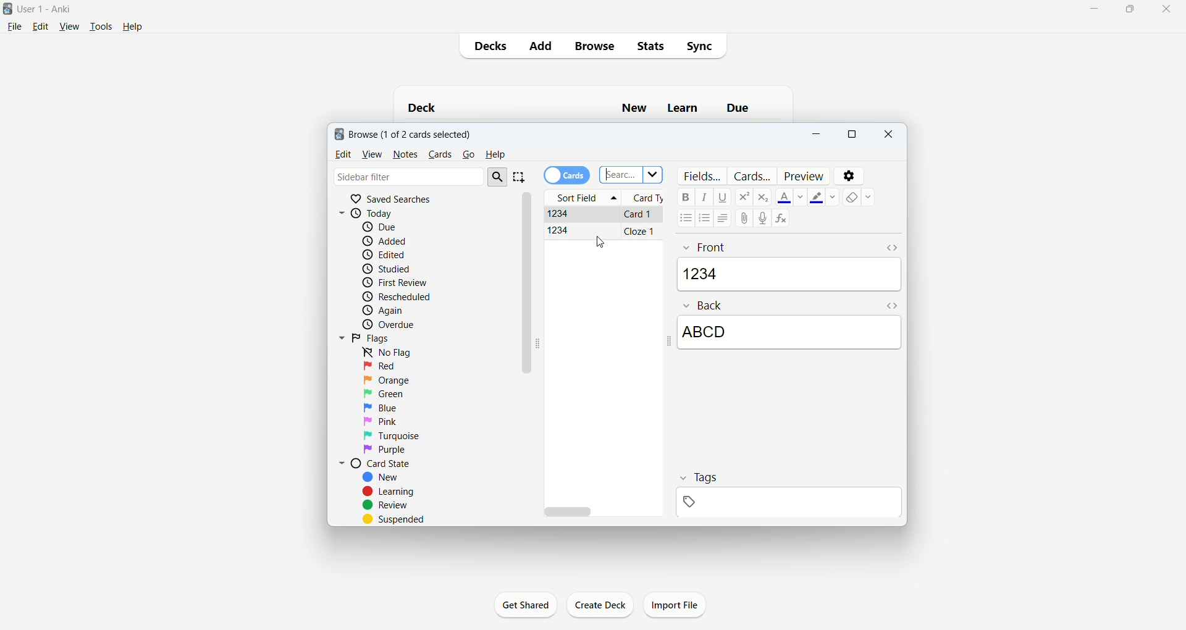  I want to click on HTML editor, so click(894, 306).